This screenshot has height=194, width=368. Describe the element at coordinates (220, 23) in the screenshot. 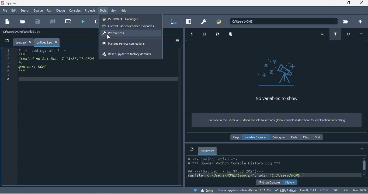

I see `pythonpath manager` at that location.